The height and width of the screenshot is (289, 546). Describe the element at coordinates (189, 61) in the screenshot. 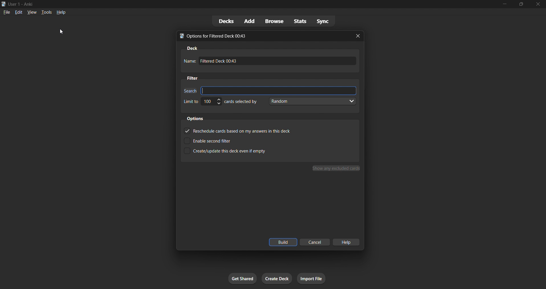

I see `name` at that location.